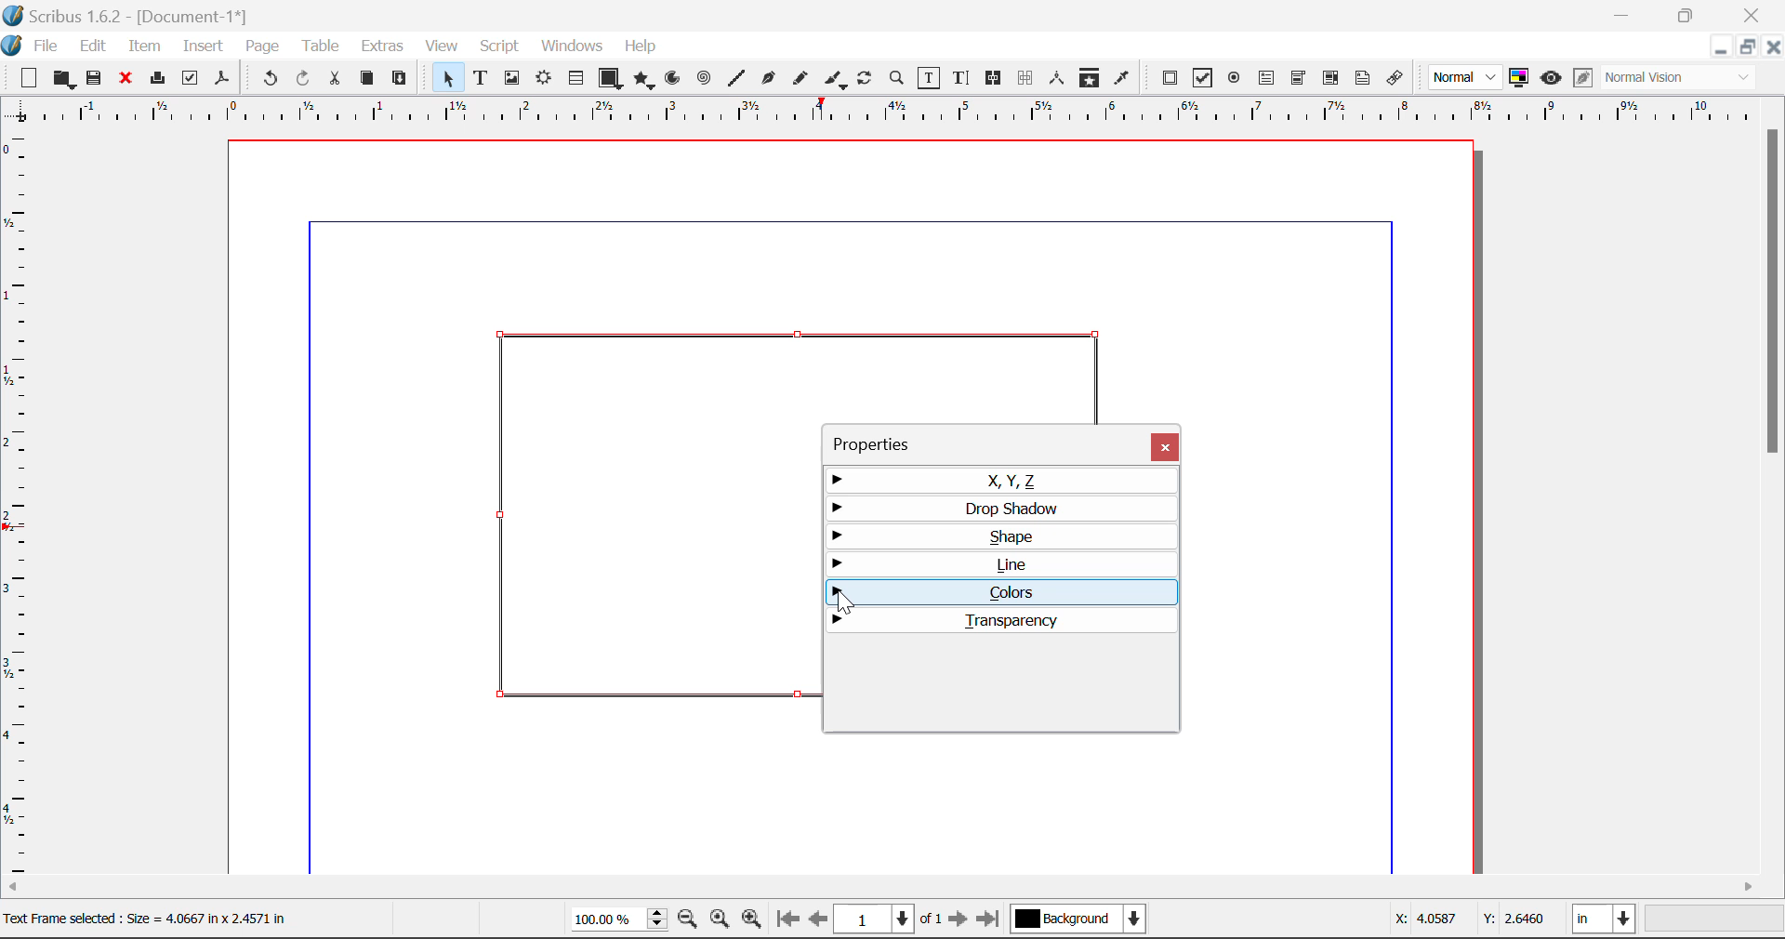 This screenshot has height=939, width=1785. Describe the element at coordinates (543, 79) in the screenshot. I see `Render Frame` at that location.